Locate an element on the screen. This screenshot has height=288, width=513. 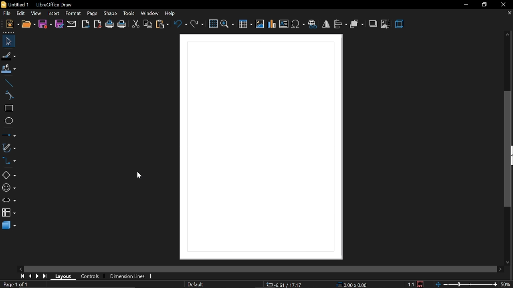
file is located at coordinates (12, 24).